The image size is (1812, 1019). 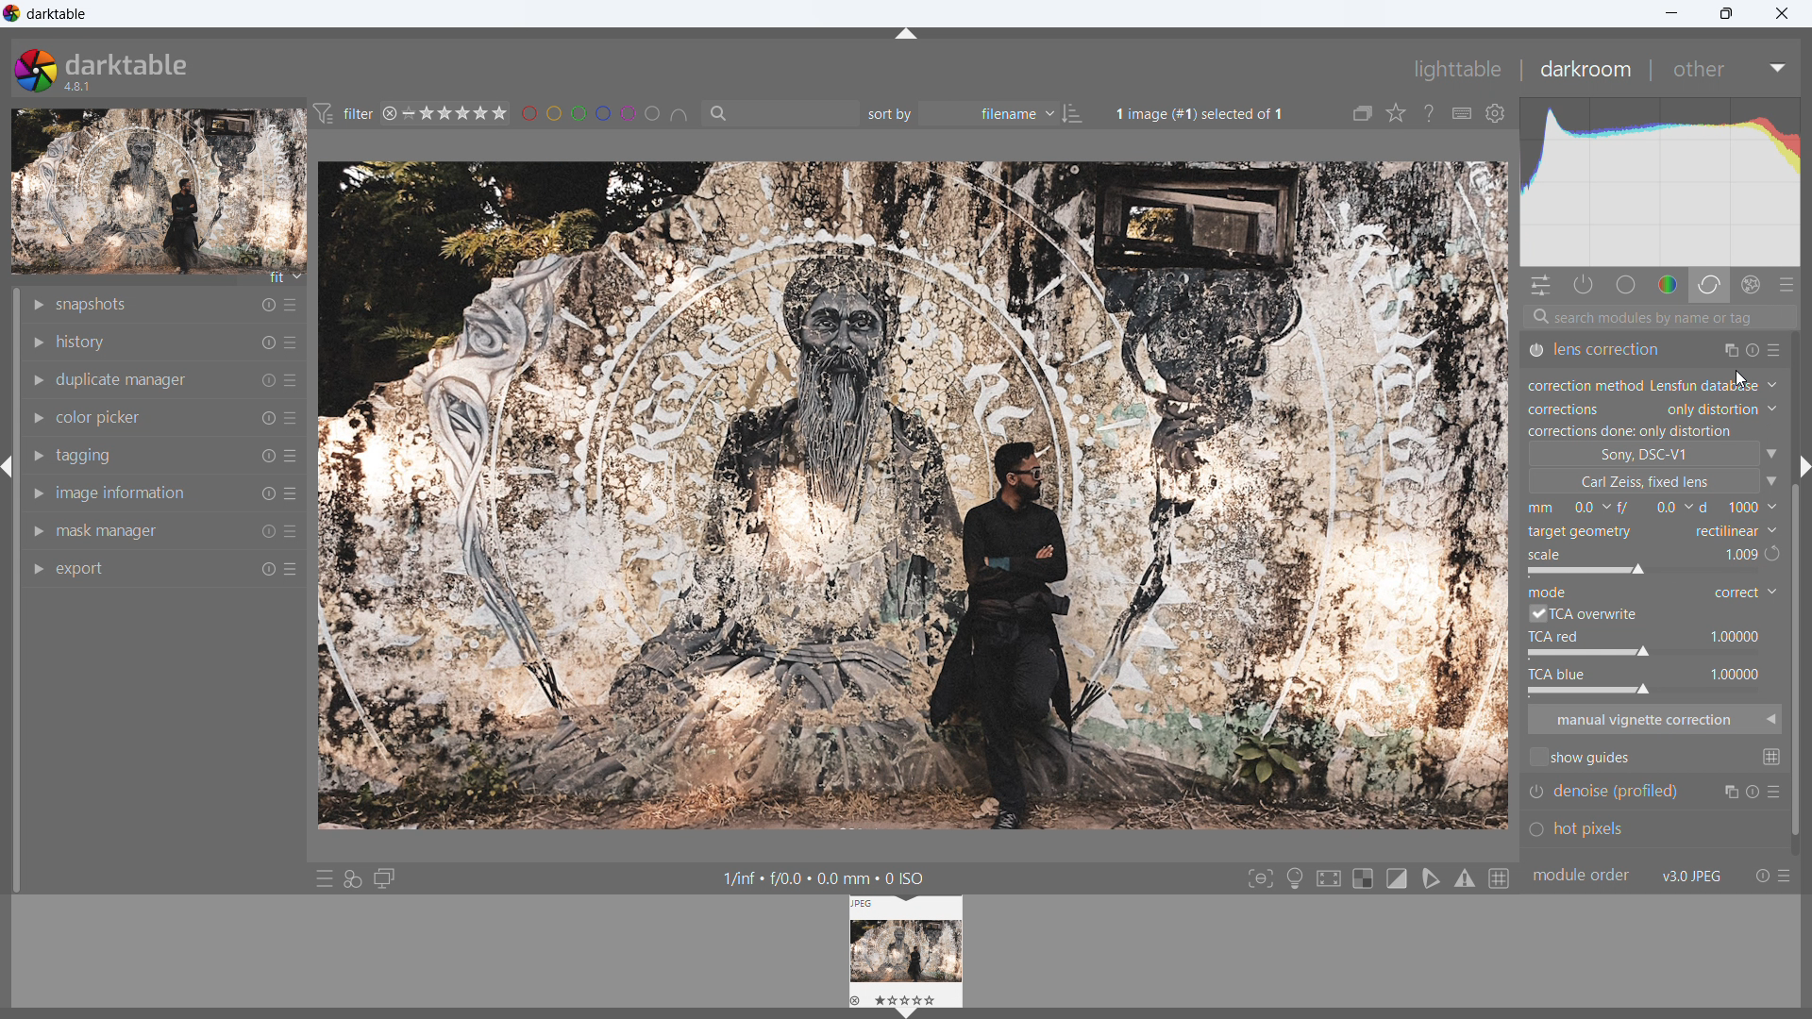 I want to click on quick access for applying styles, so click(x=354, y=878).